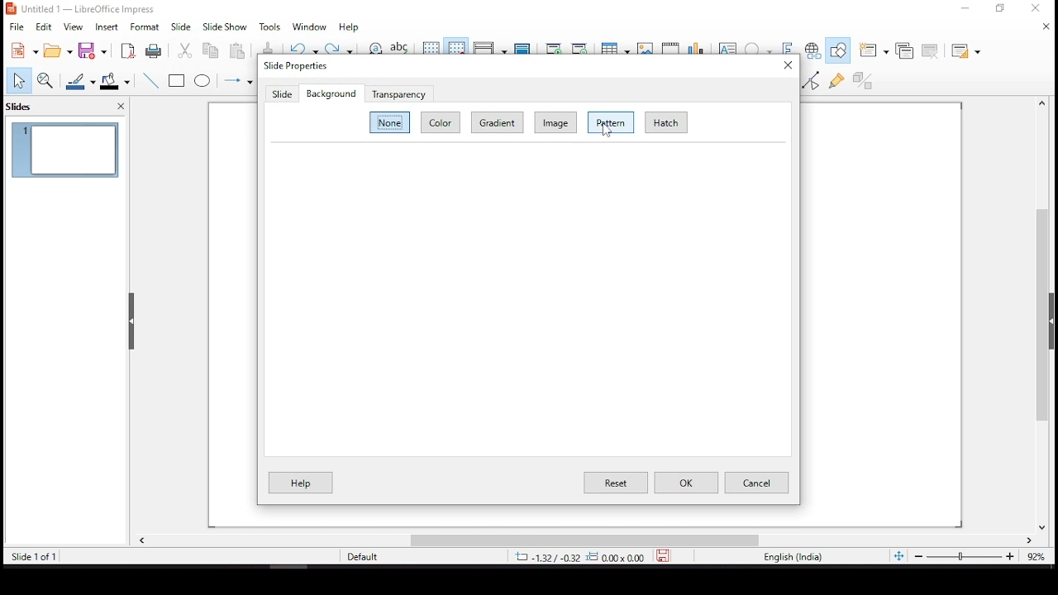 This screenshot has width=1058, height=595. I want to click on toggle point edit mode, so click(810, 81).